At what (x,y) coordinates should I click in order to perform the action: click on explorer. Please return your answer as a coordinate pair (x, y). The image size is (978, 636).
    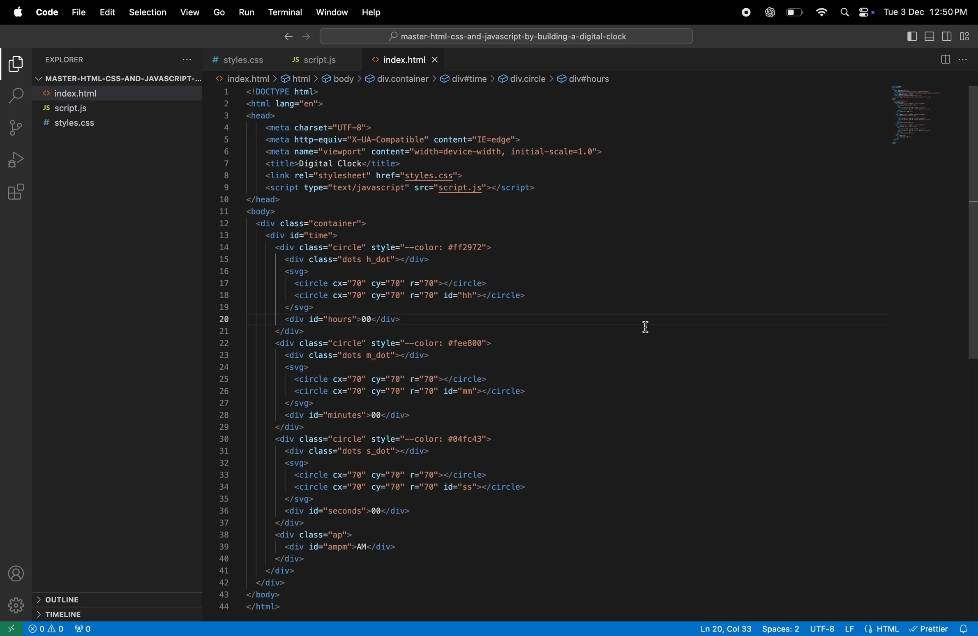
    Looking at the image, I should click on (67, 60).